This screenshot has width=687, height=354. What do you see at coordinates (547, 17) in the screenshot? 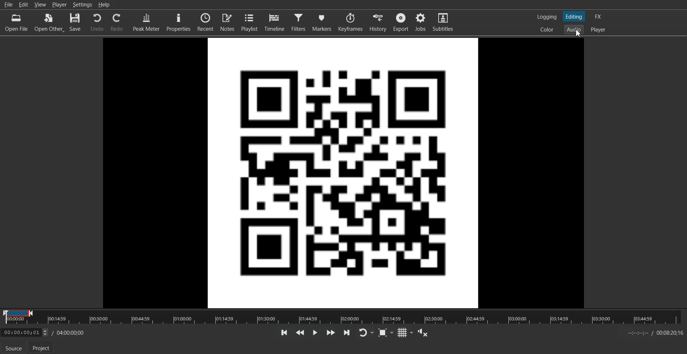
I see `Switch to the Logging layout` at bounding box center [547, 17].